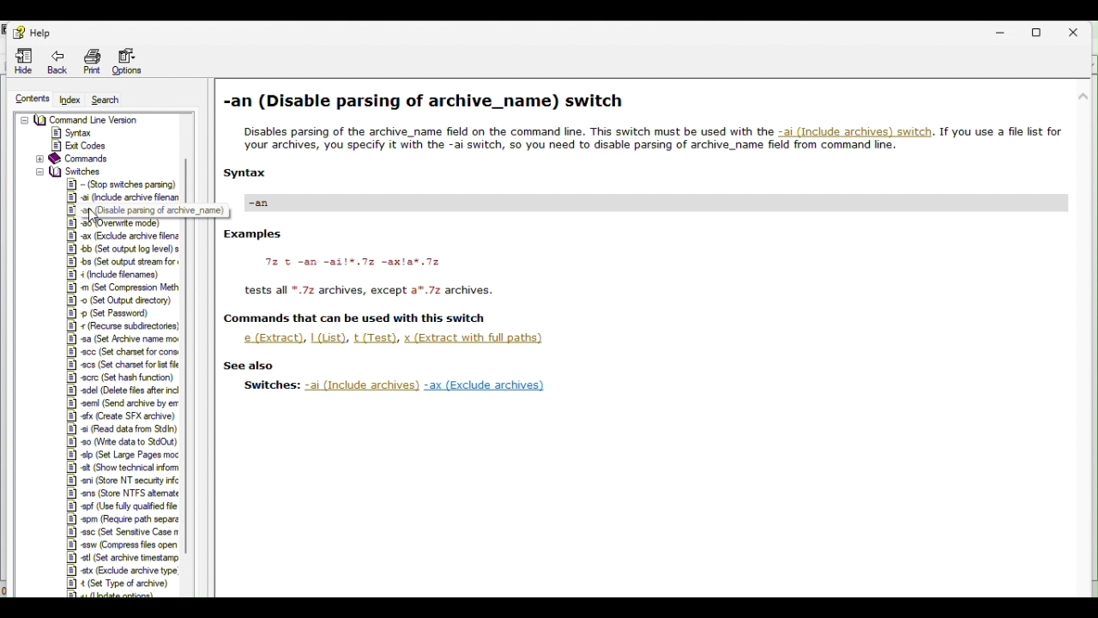  I want to click on ai (Include archives) -ax (Exclude archiv, so click(425, 386).